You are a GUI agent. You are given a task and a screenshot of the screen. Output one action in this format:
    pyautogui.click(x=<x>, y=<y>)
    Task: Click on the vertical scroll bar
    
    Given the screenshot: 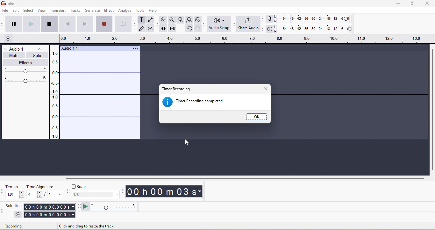 What is the action you would take?
    pyautogui.click(x=432, y=109)
    